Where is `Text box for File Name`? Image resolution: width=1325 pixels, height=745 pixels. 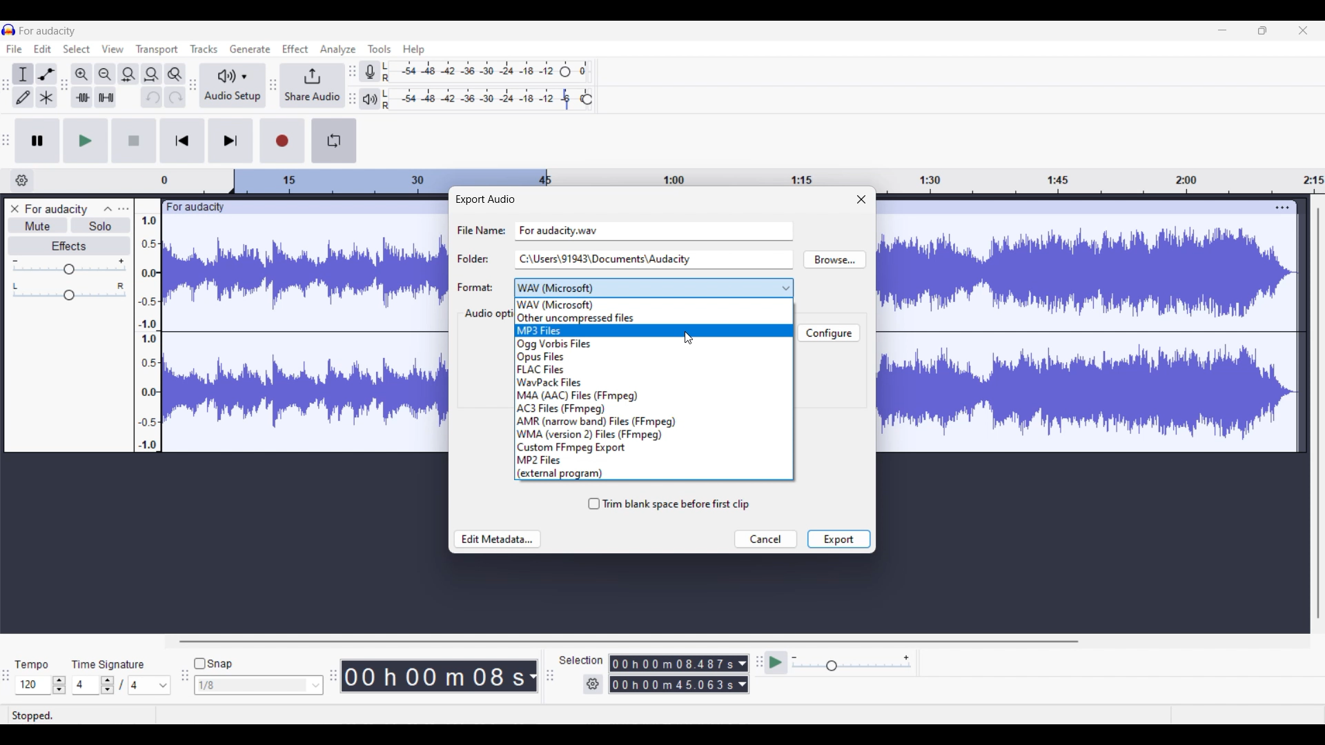 Text box for File Name is located at coordinates (654, 230).